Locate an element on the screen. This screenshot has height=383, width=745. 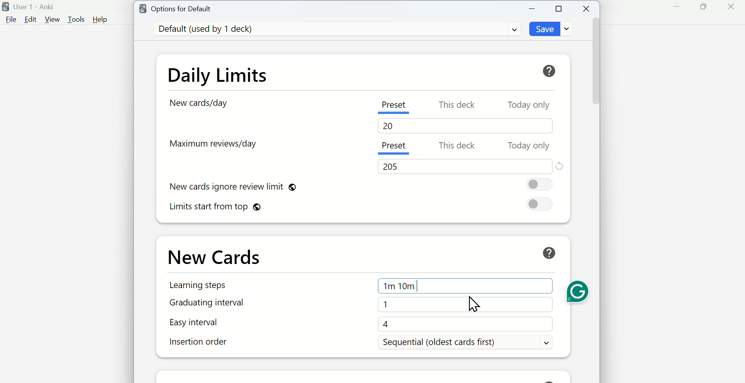
Insertion order is located at coordinates (200, 343).